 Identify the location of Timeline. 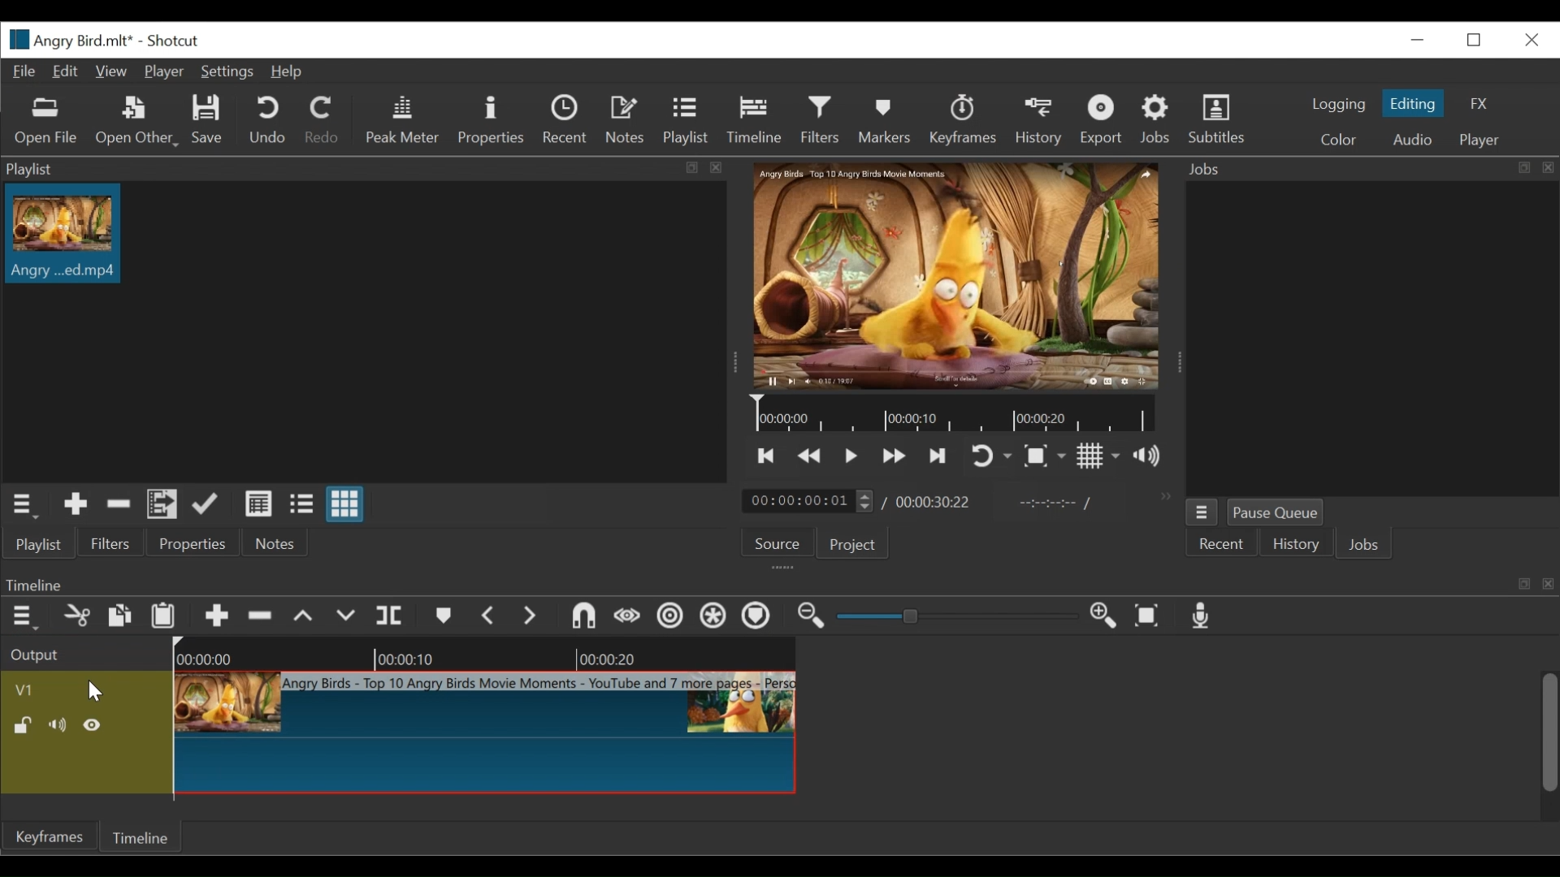
(489, 654).